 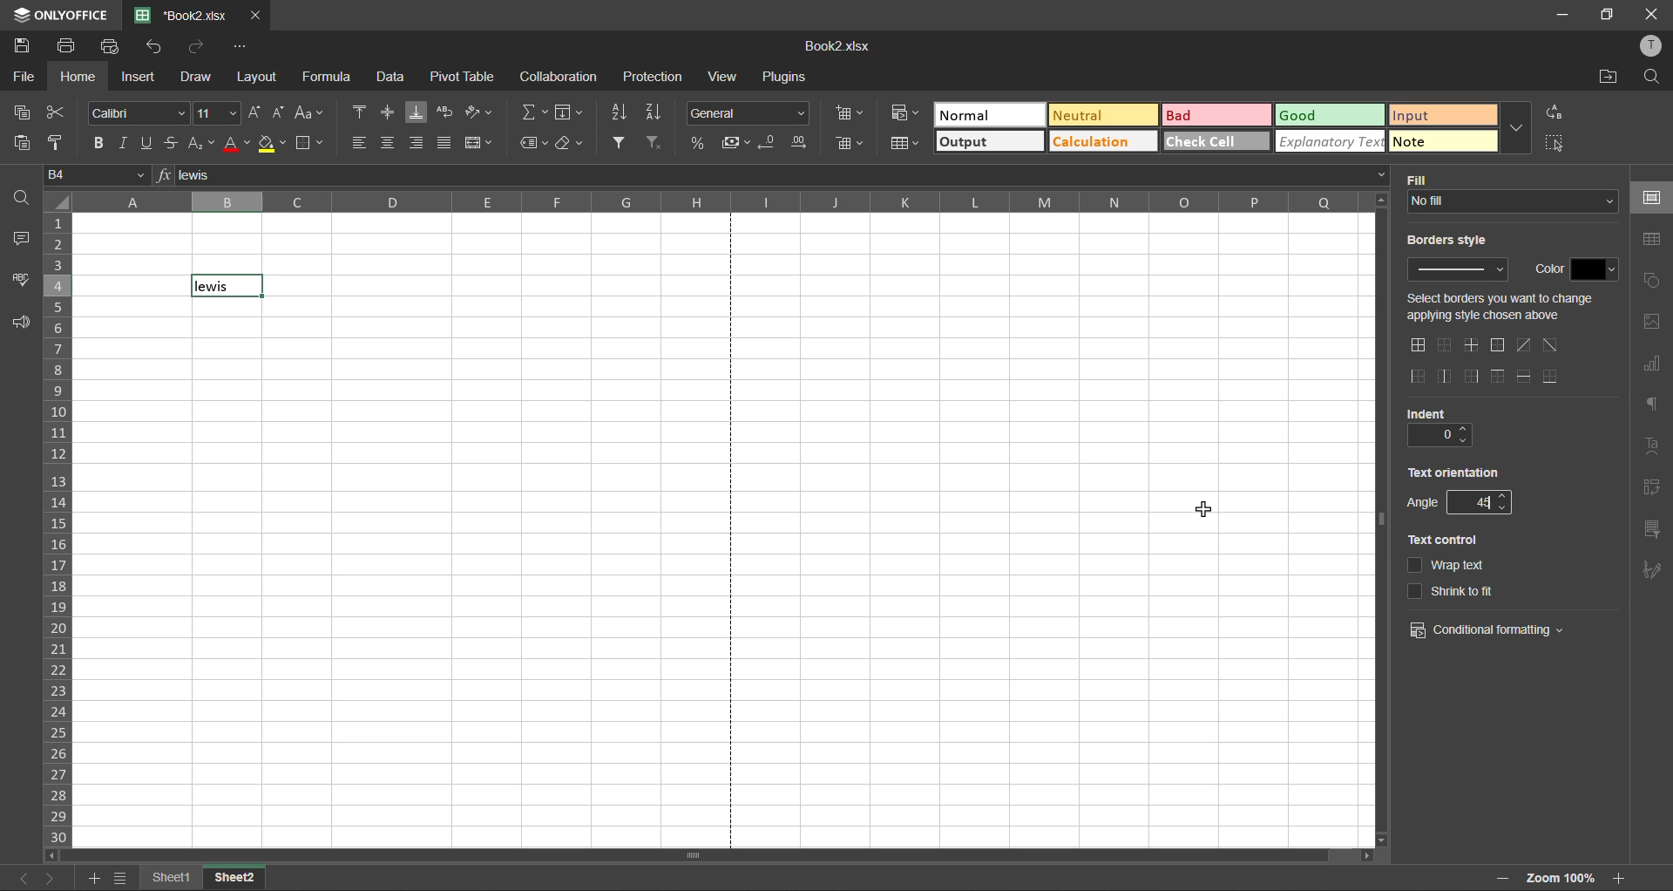 I want to click on wrap text, so click(x=442, y=110).